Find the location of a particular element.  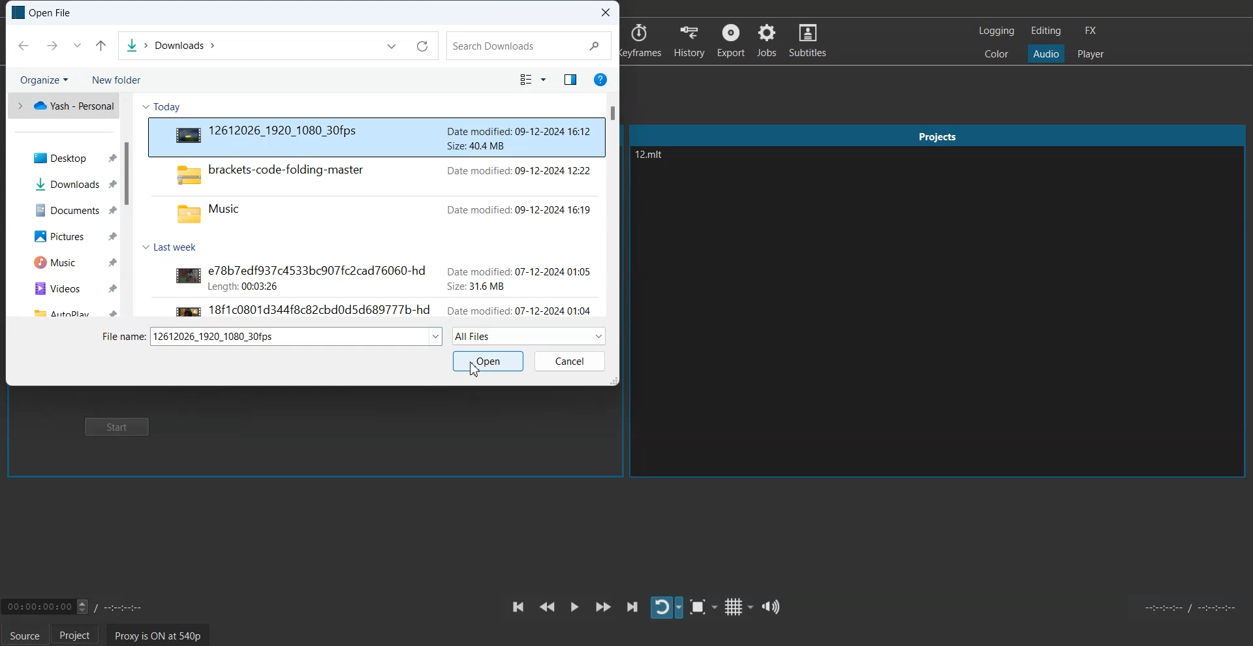

Up to last folder is located at coordinates (101, 45).